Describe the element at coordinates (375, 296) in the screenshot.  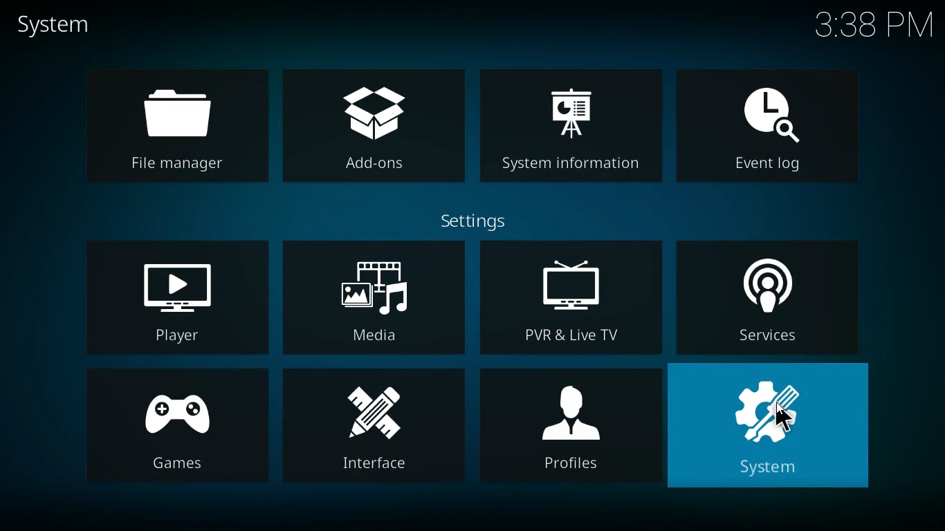
I see `media` at that location.